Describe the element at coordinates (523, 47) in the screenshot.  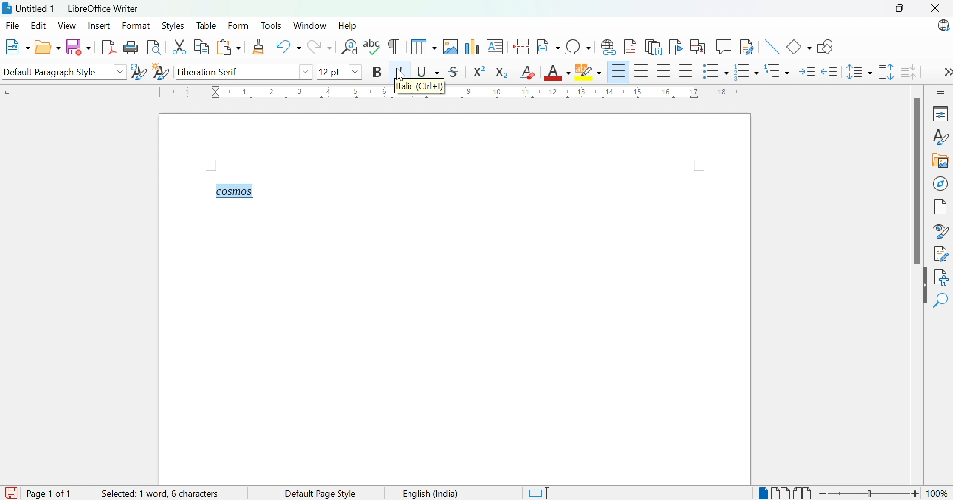
I see `Insert page break` at that location.